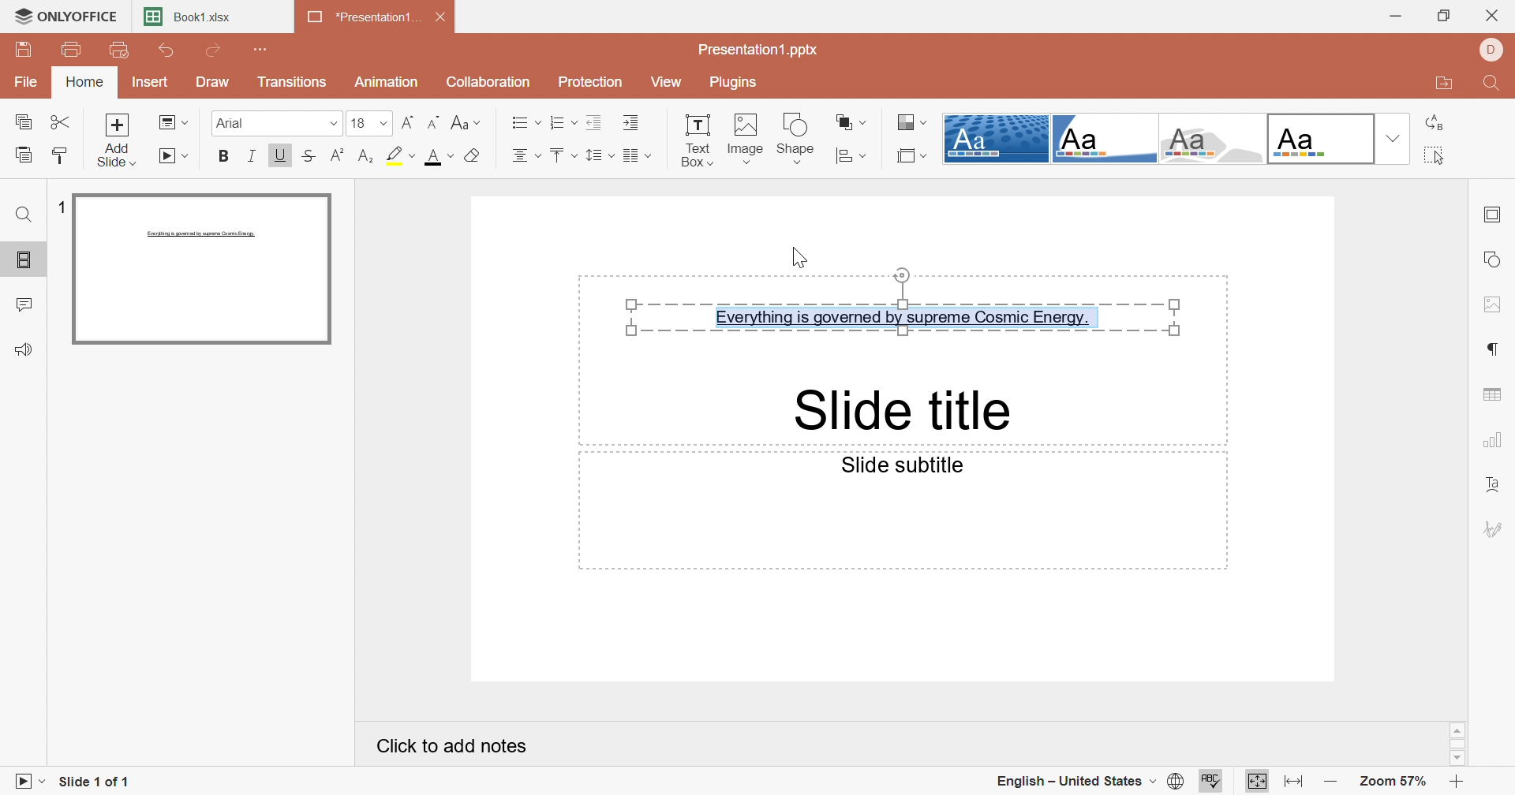 The height and width of the screenshot is (795, 1515). Describe the element at coordinates (24, 83) in the screenshot. I see `File` at that location.